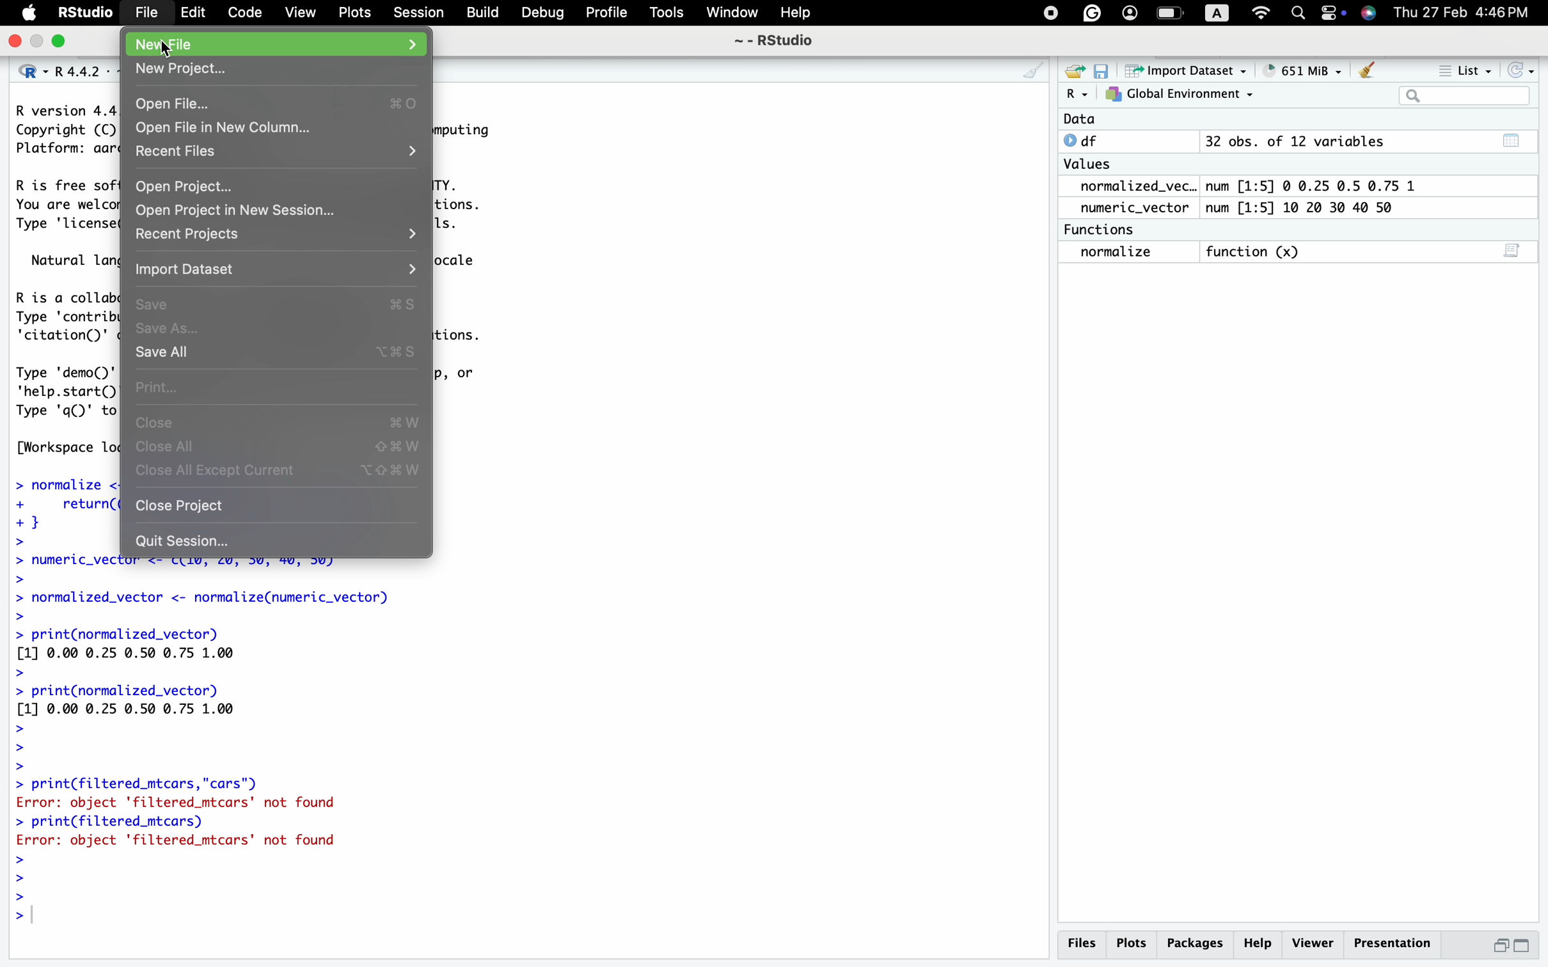  Describe the element at coordinates (730, 15) in the screenshot. I see `Window` at that location.